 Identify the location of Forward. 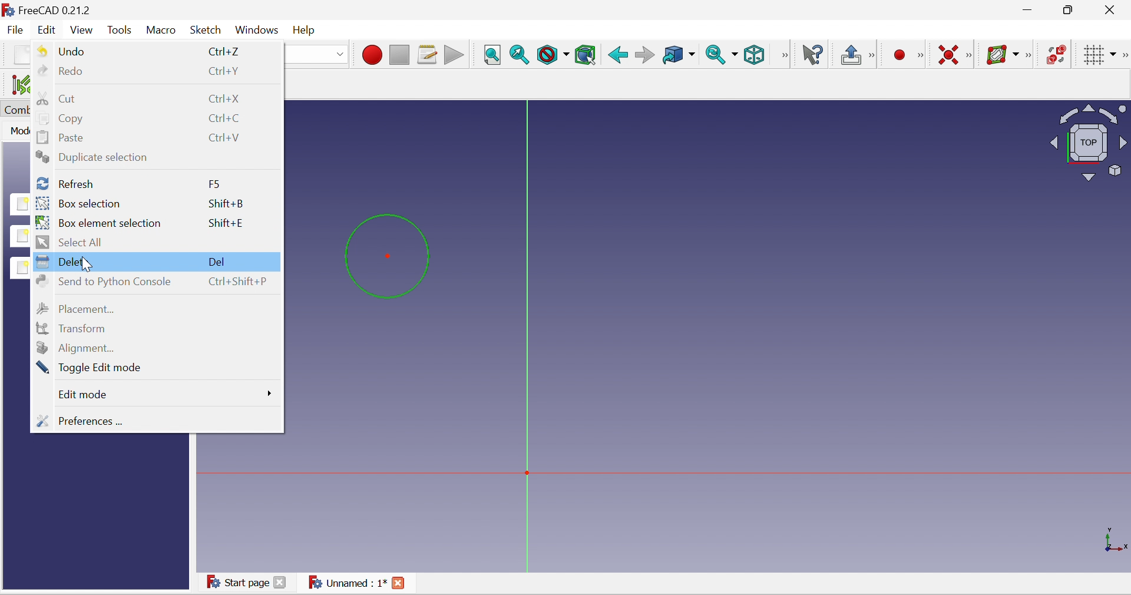
(644, 55).